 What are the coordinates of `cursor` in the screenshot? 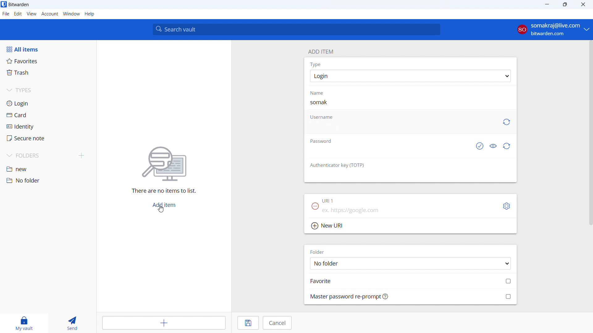 It's located at (162, 209).